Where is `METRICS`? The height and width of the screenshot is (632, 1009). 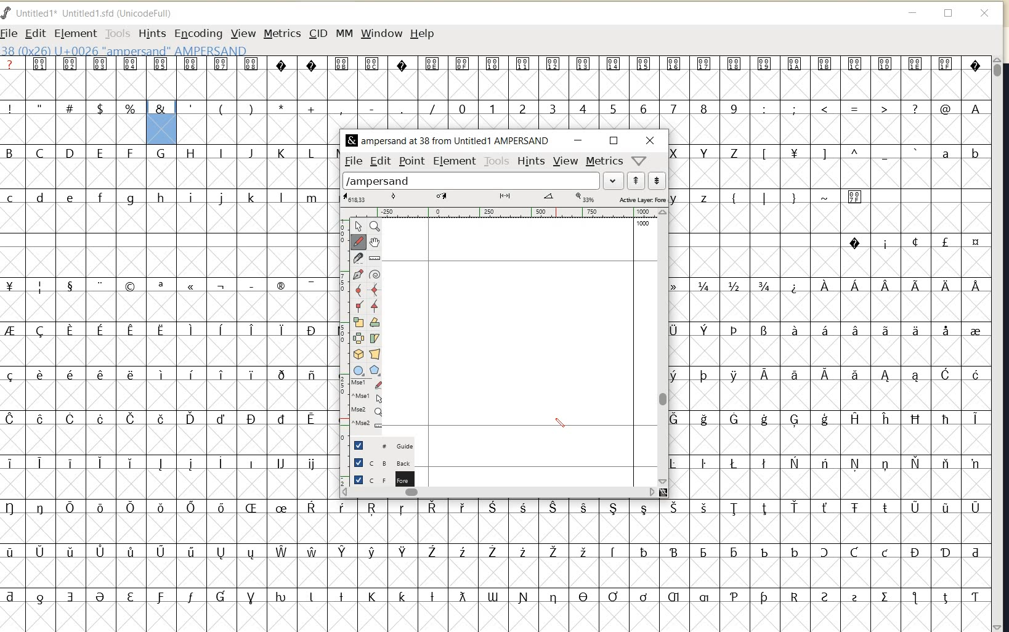
METRICS is located at coordinates (604, 162).